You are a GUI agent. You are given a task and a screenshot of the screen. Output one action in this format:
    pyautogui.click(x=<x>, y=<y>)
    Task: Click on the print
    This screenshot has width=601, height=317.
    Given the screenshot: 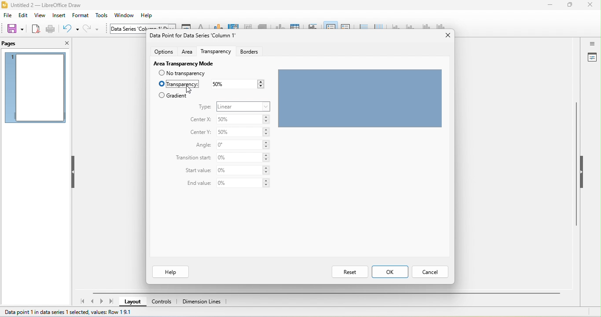 What is the action you would take?
    pyautogui.click(x=51, y=30)
    